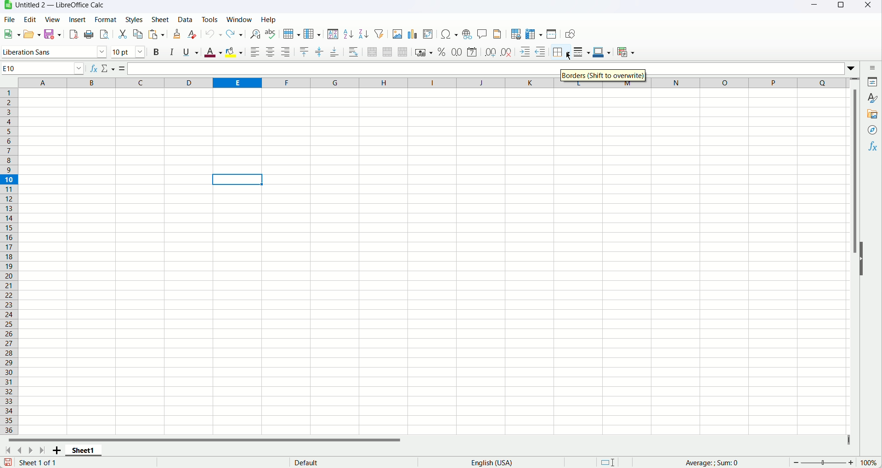 The image size is (882, 468). I want to click on Scroll to next sheet, so click(31, 451).